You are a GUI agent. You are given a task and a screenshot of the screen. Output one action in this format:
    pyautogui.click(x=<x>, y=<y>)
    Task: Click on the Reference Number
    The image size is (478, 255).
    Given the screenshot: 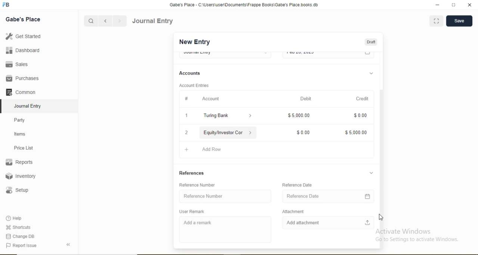 What is the action you would take?
    pyautogui.click(x=197, y=185)
    